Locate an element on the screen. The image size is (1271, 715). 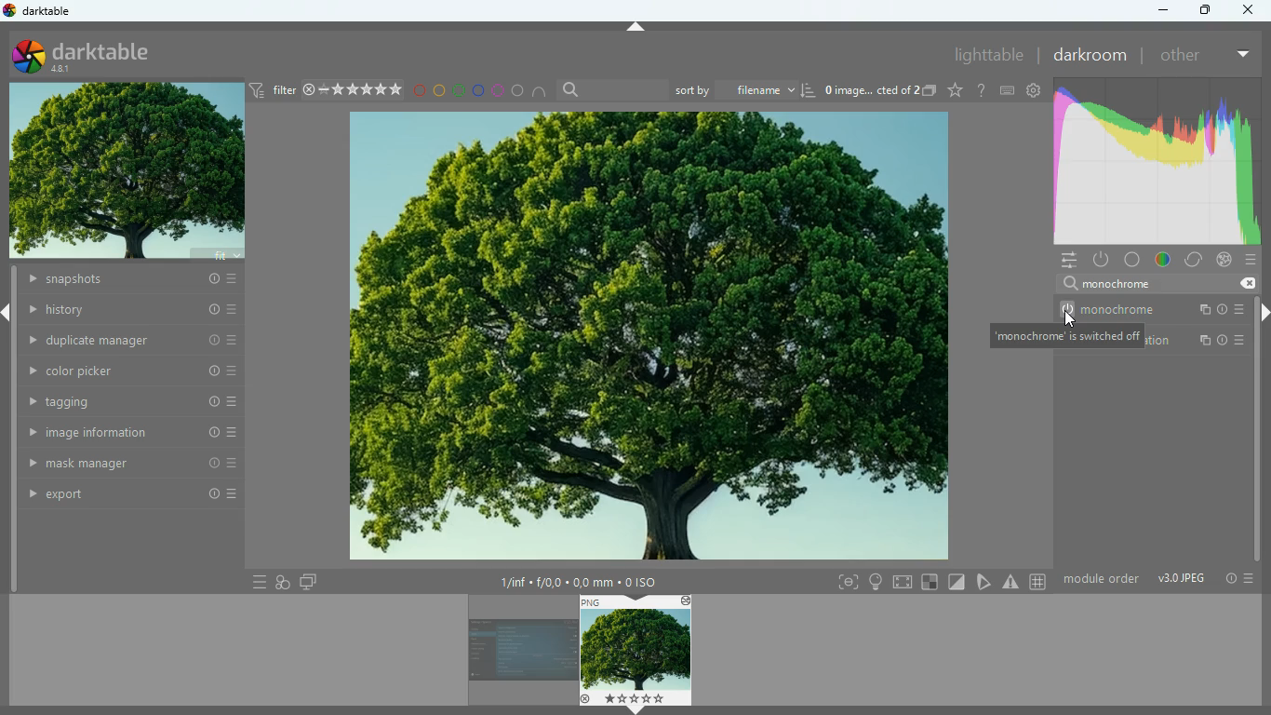
search is located at coordinates (1109, 282).